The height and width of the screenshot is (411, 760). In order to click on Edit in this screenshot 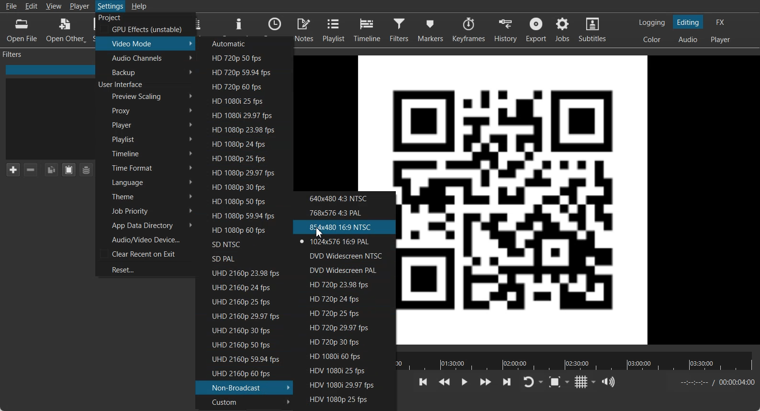, I will do `click(32, 6)`.